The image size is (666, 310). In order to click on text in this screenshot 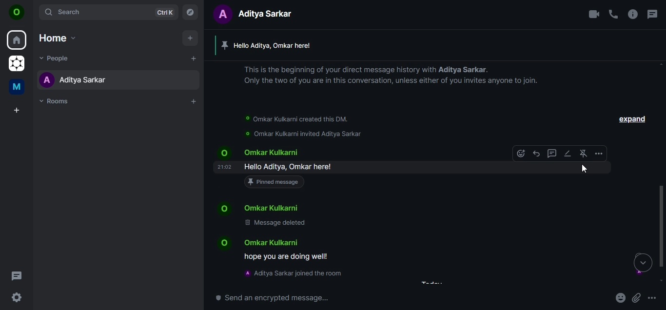, I will do `click(256, 14)`.